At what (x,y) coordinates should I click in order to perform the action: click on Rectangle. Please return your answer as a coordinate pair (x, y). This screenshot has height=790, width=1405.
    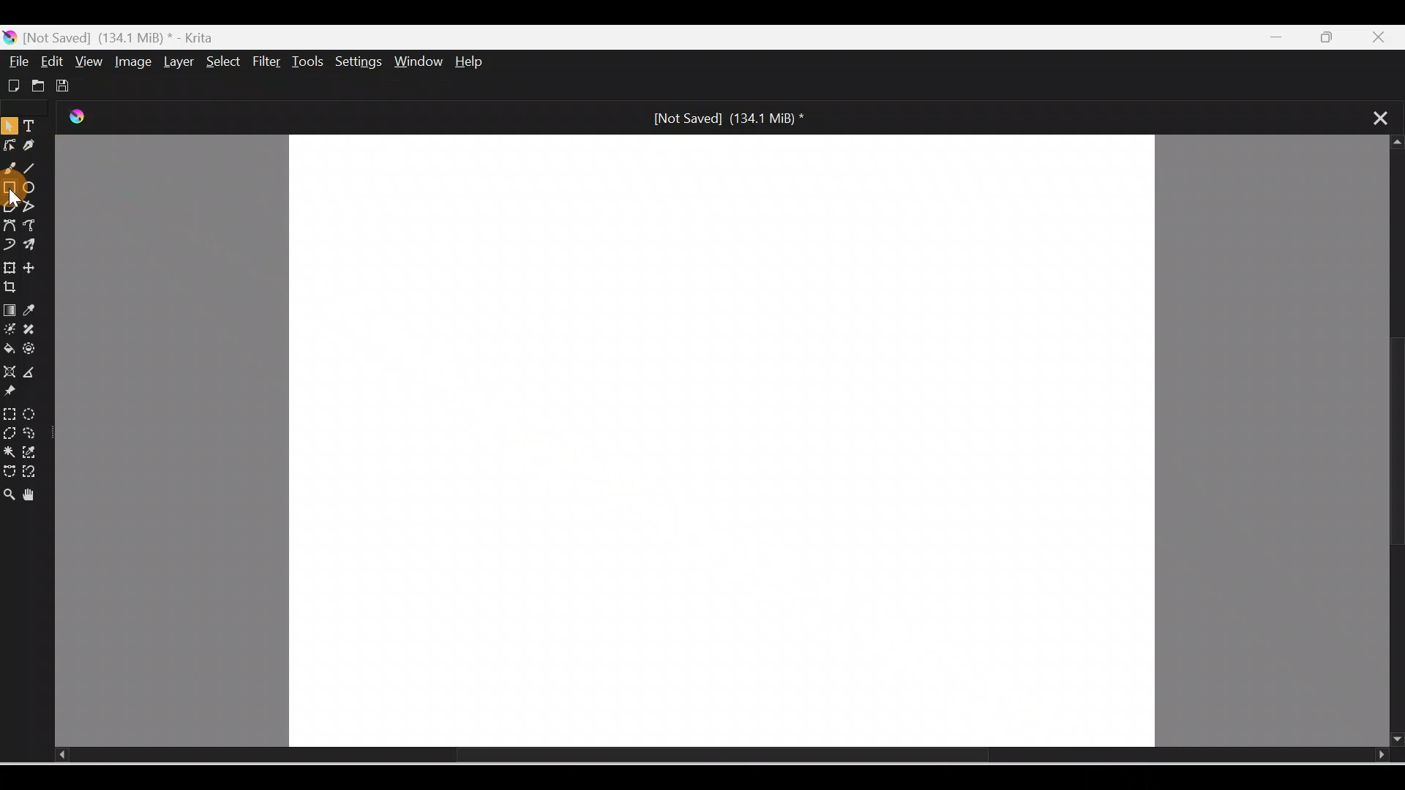
    Looking at the image, I should click on (10, 187).